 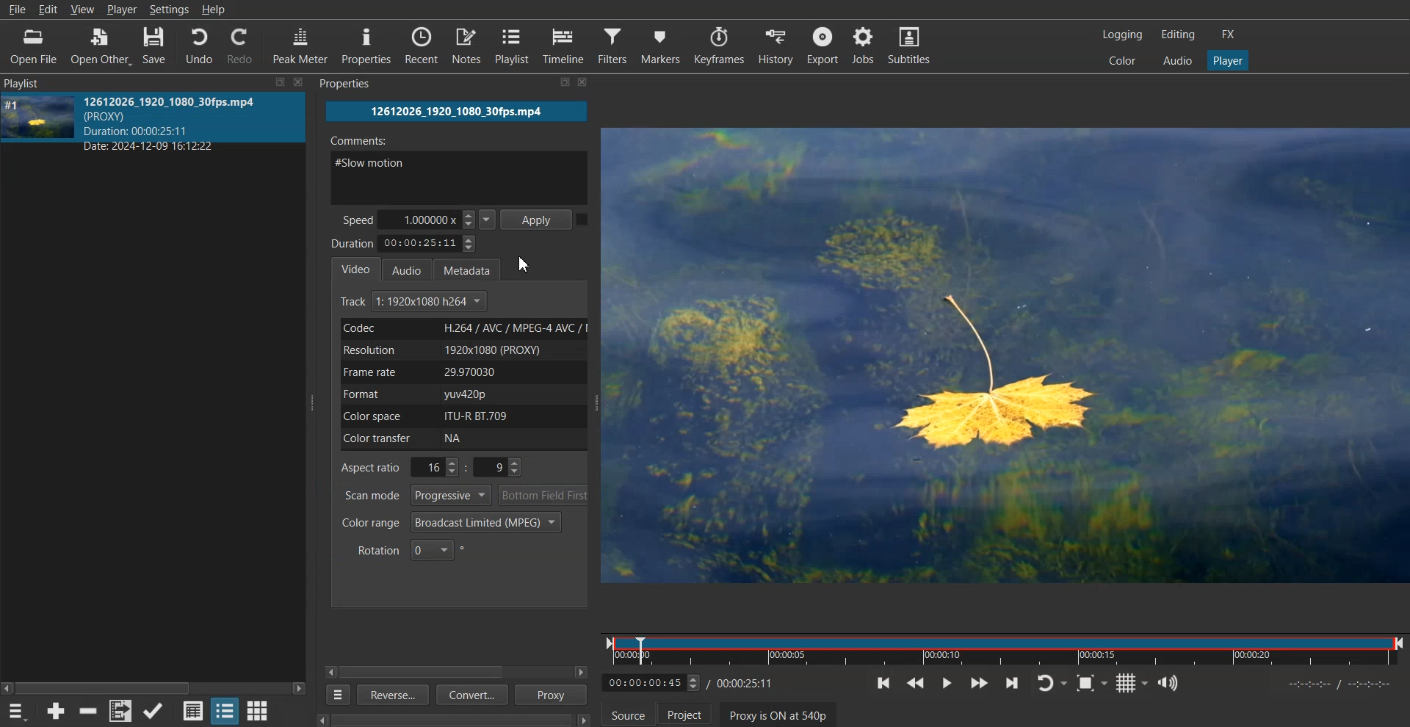 What do you see at coordinates (470, 696) in the screenshot?
I see `Convert` at bounding box center [470, 696].